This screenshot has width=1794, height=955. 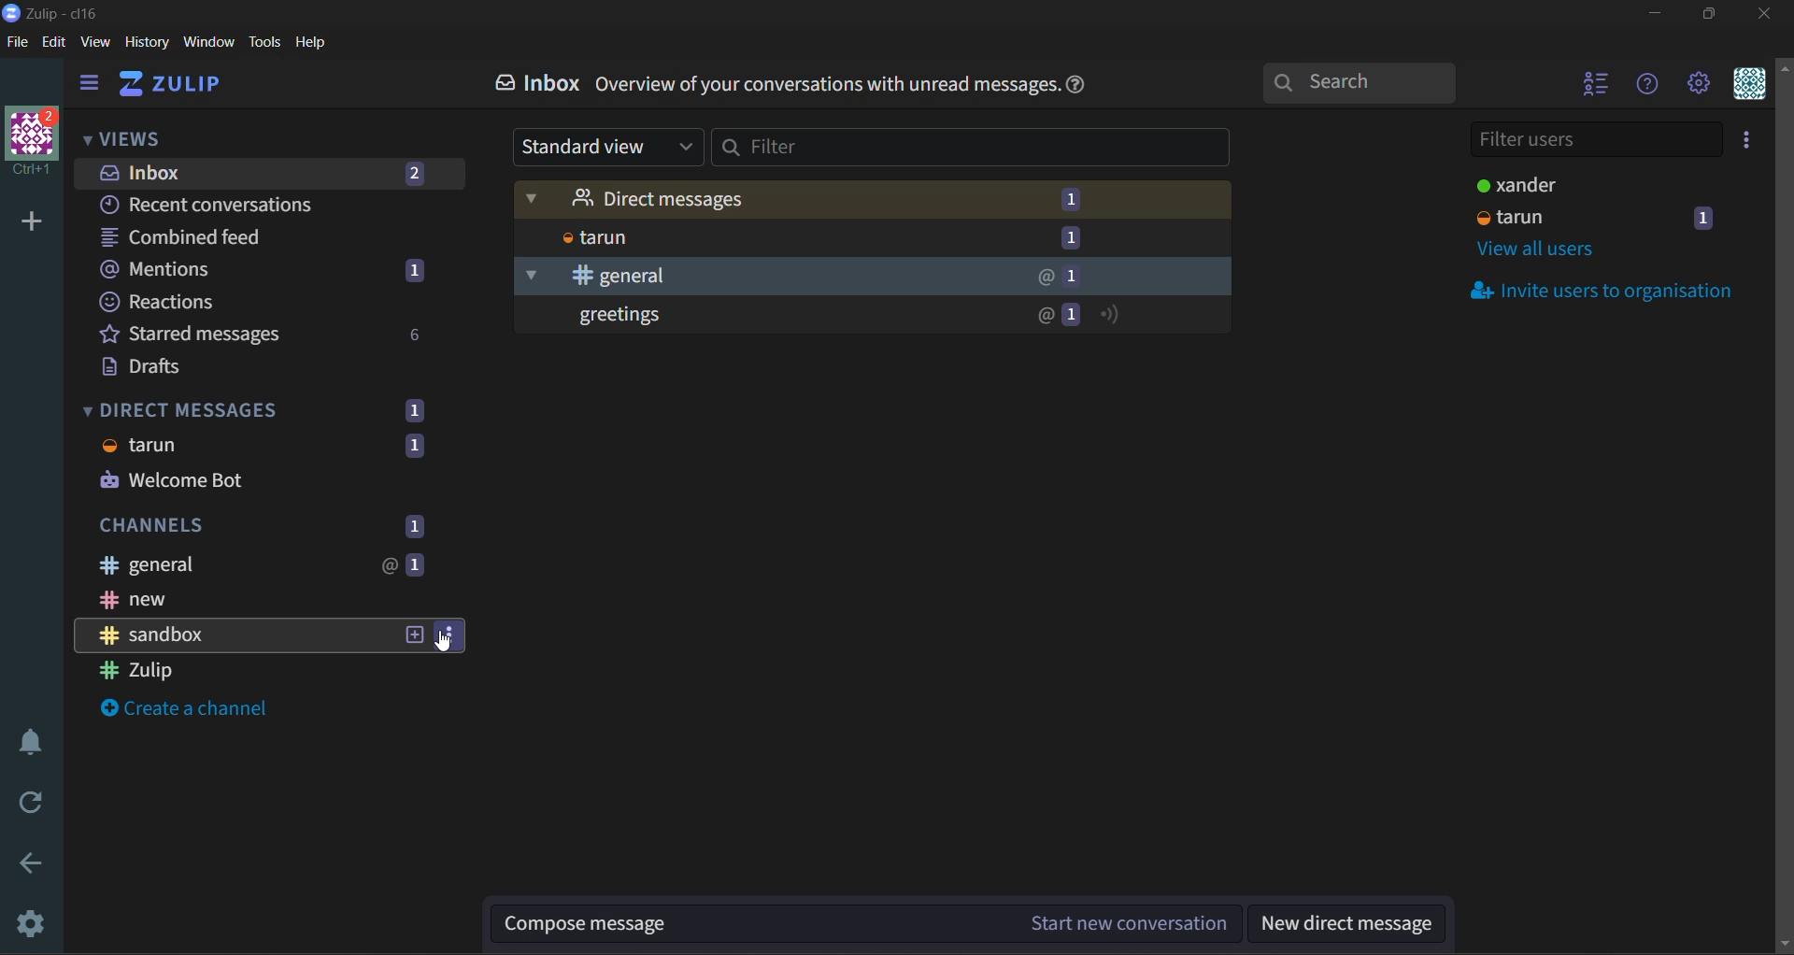 I want to click on users and status, so click(x=1596, y=220).